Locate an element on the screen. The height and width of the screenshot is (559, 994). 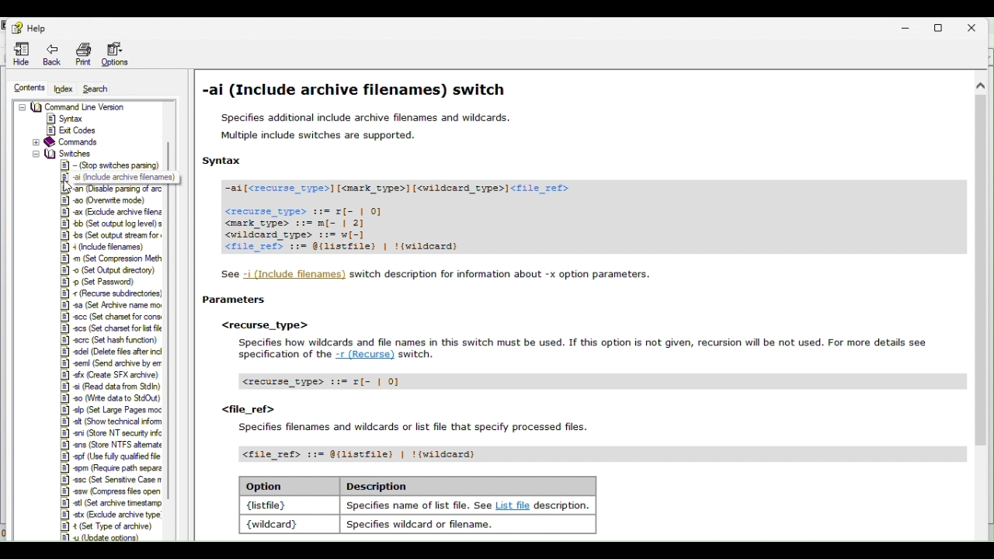
Exit Codes is located at coordinates (75, 130).